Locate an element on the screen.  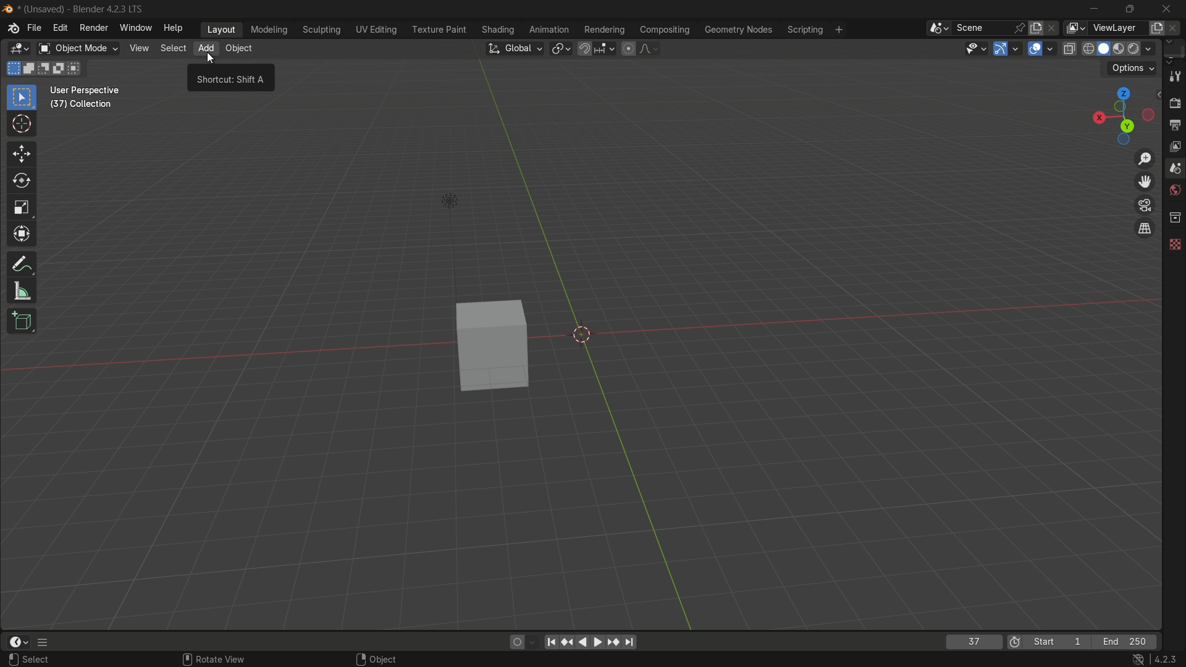
view is located at coordinates (138, 49).